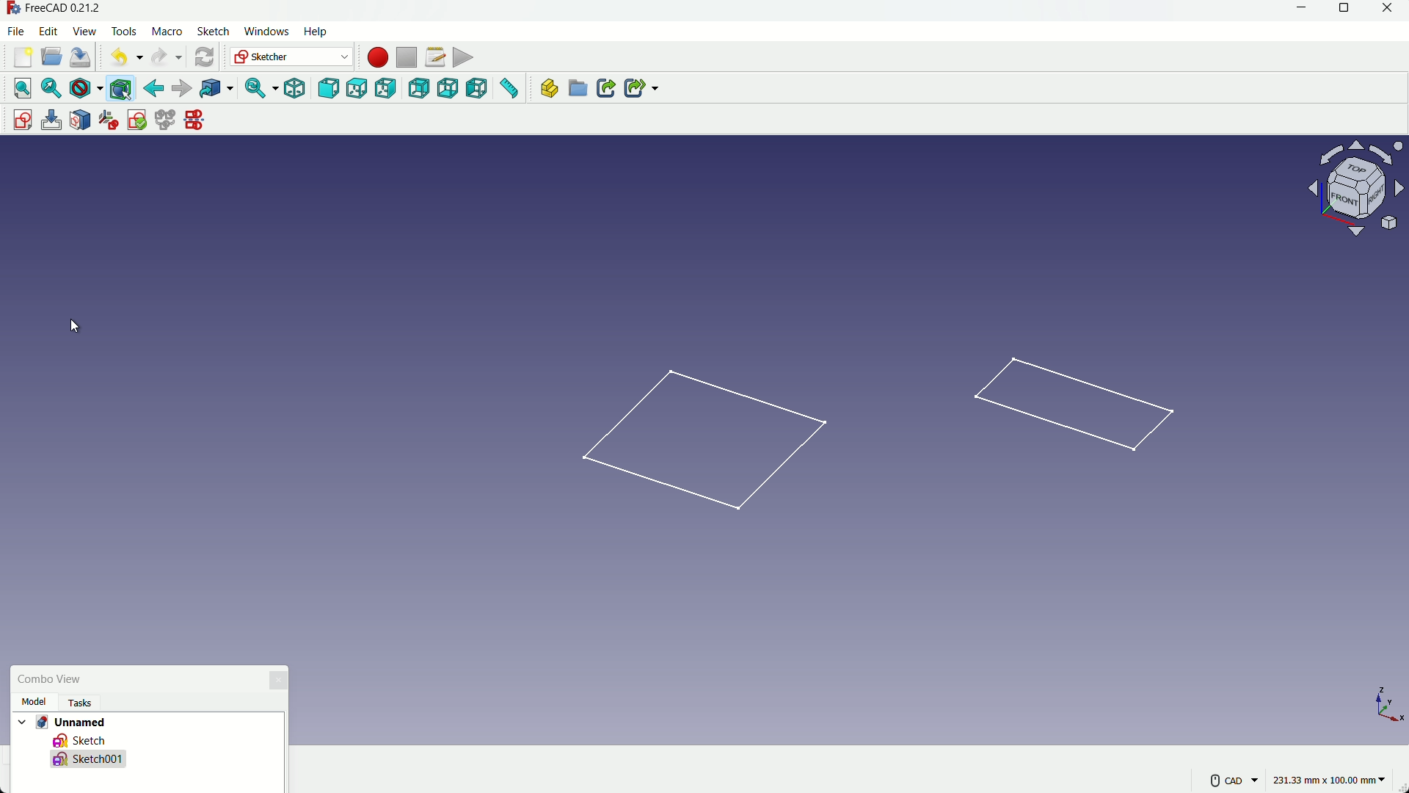 This screenshot has width=1409, height=793. Describe the element at coordinates (79, 88) in the screenshot. I see `draw styles` at that location.